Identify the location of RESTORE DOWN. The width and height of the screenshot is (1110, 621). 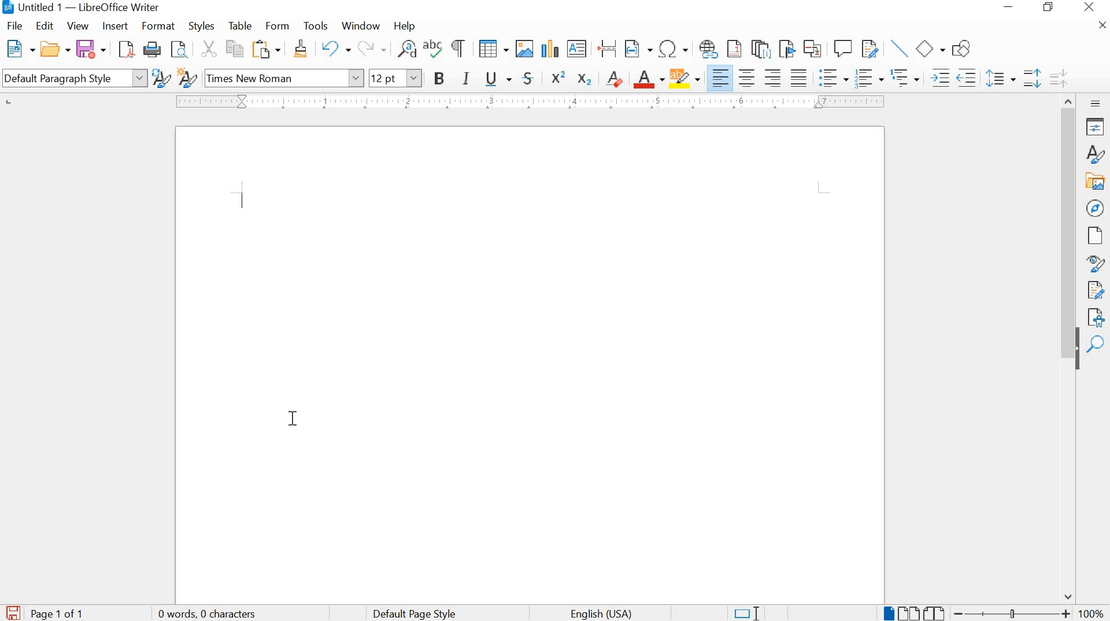
(1050, 9).